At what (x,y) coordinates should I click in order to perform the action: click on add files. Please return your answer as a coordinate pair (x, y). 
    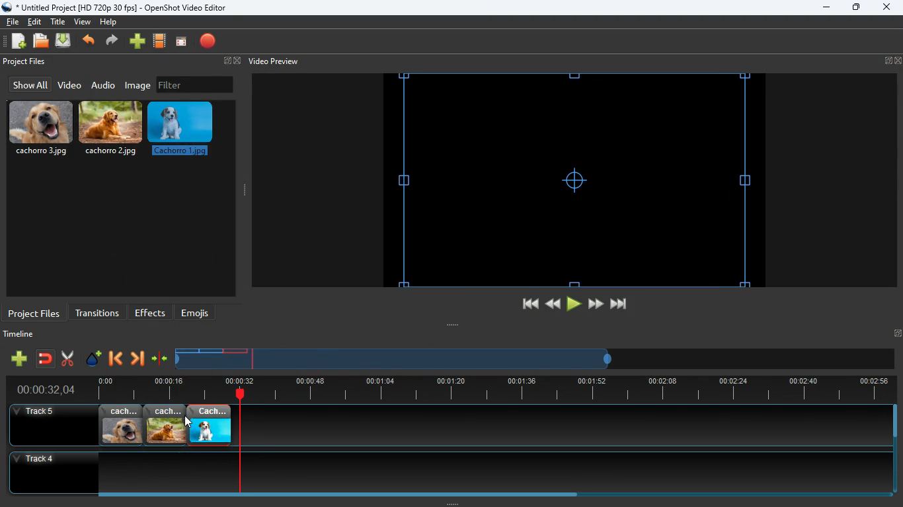
    Looking at the image, I should click on (20, 43).